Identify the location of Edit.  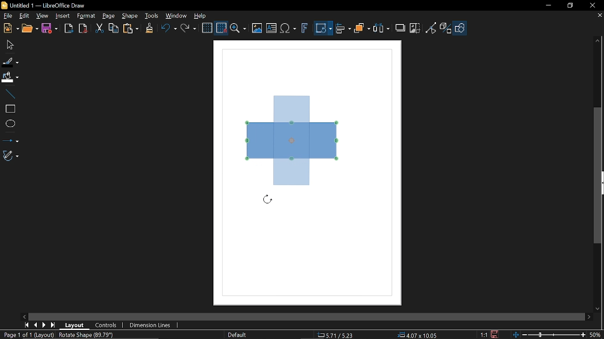
(24, 16).